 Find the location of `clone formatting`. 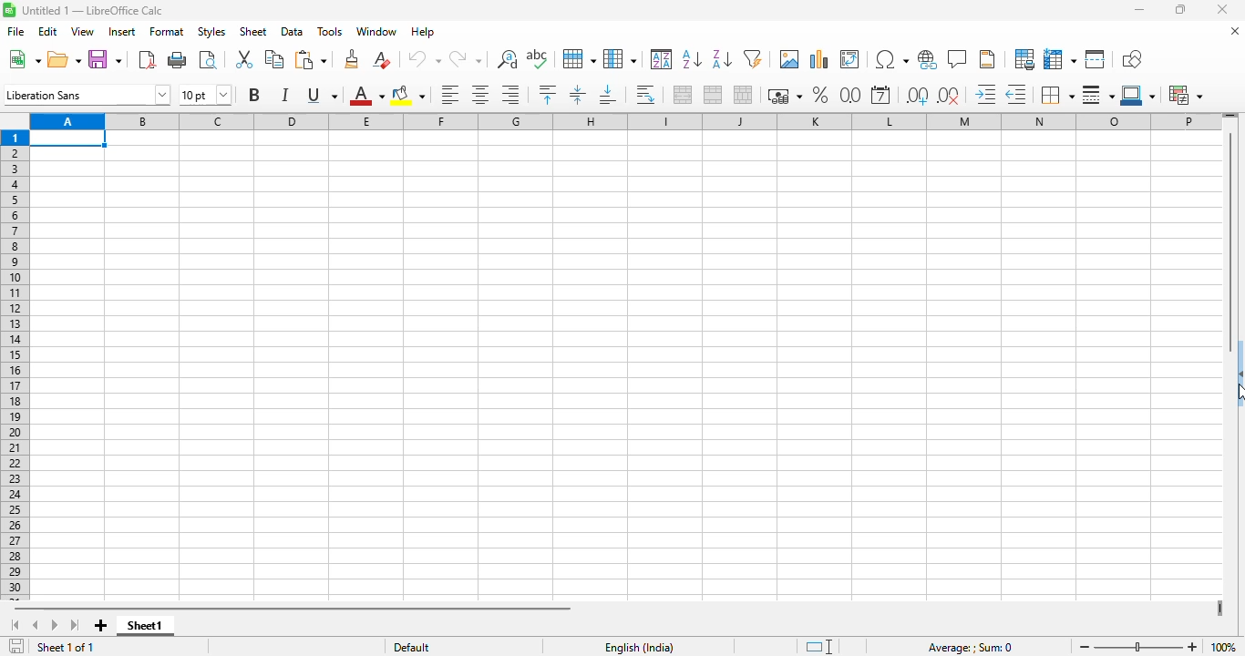

clone formatting is located at coordinates (352, 59).